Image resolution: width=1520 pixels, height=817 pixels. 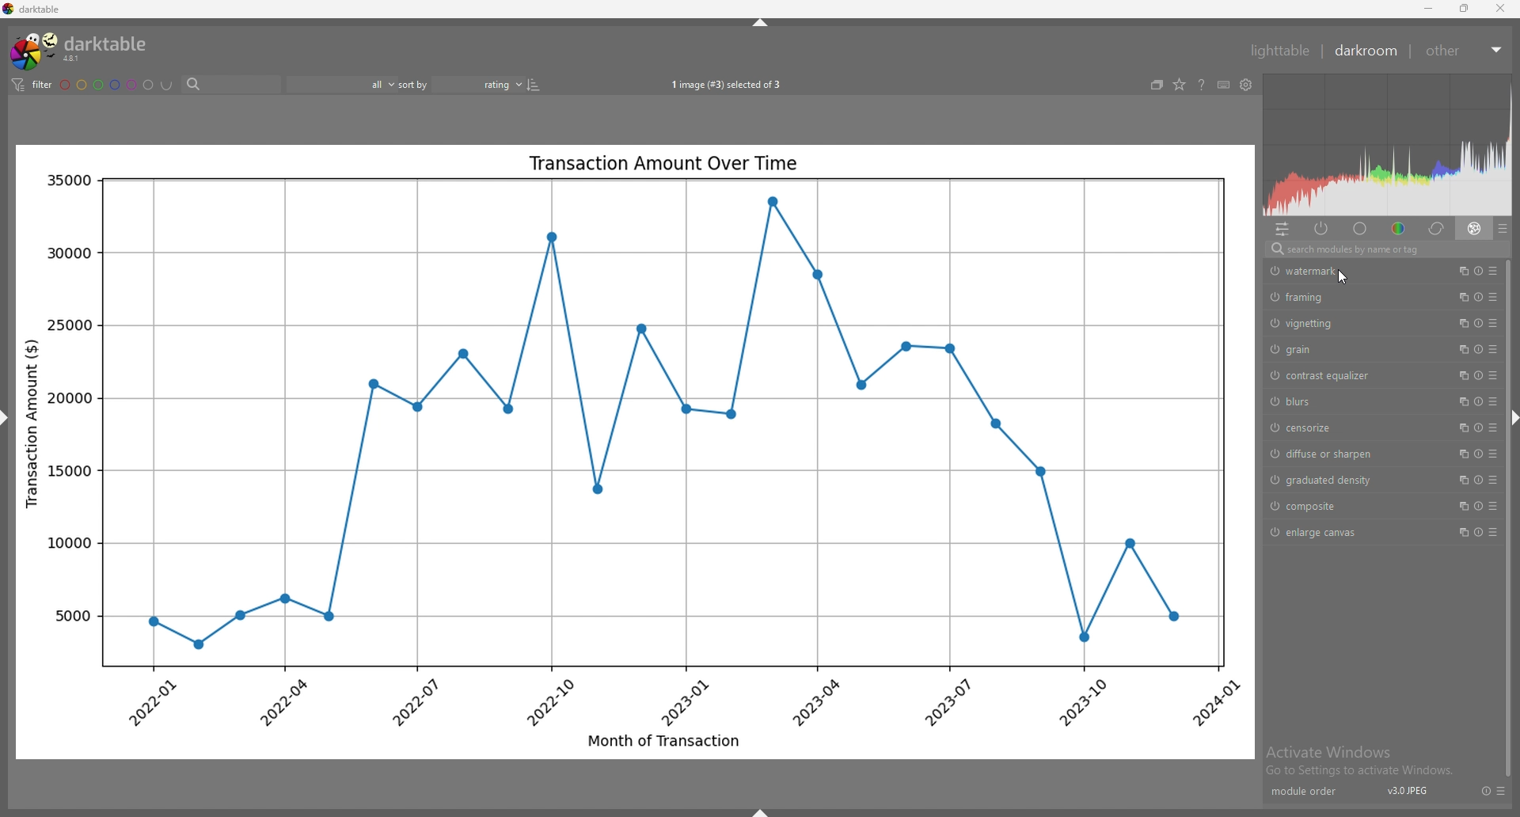 I want to click on scroll bar, so click(x=1507, y=519).